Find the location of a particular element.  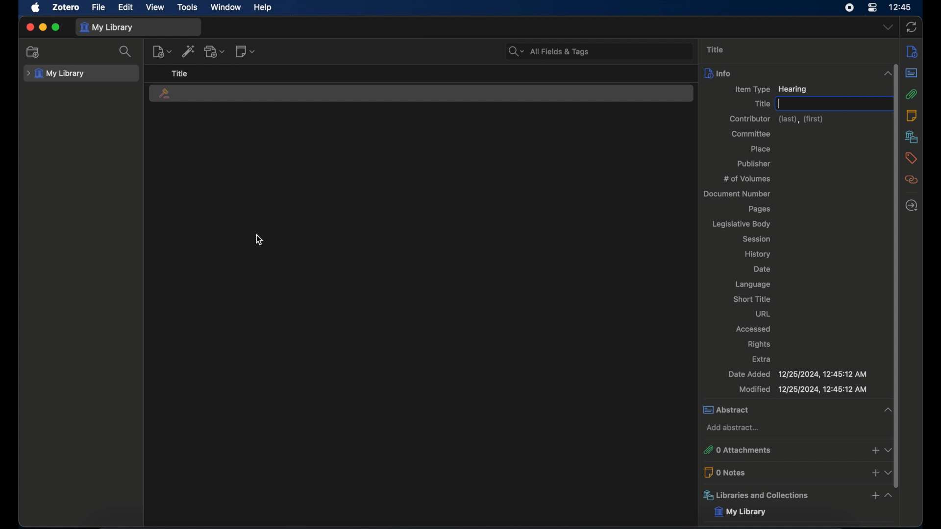

title is located at coordinates (761, 103).